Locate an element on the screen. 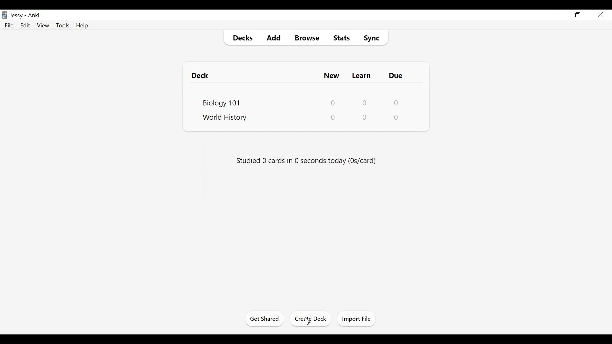  Due Card Count is located at coordinates (396, 103).